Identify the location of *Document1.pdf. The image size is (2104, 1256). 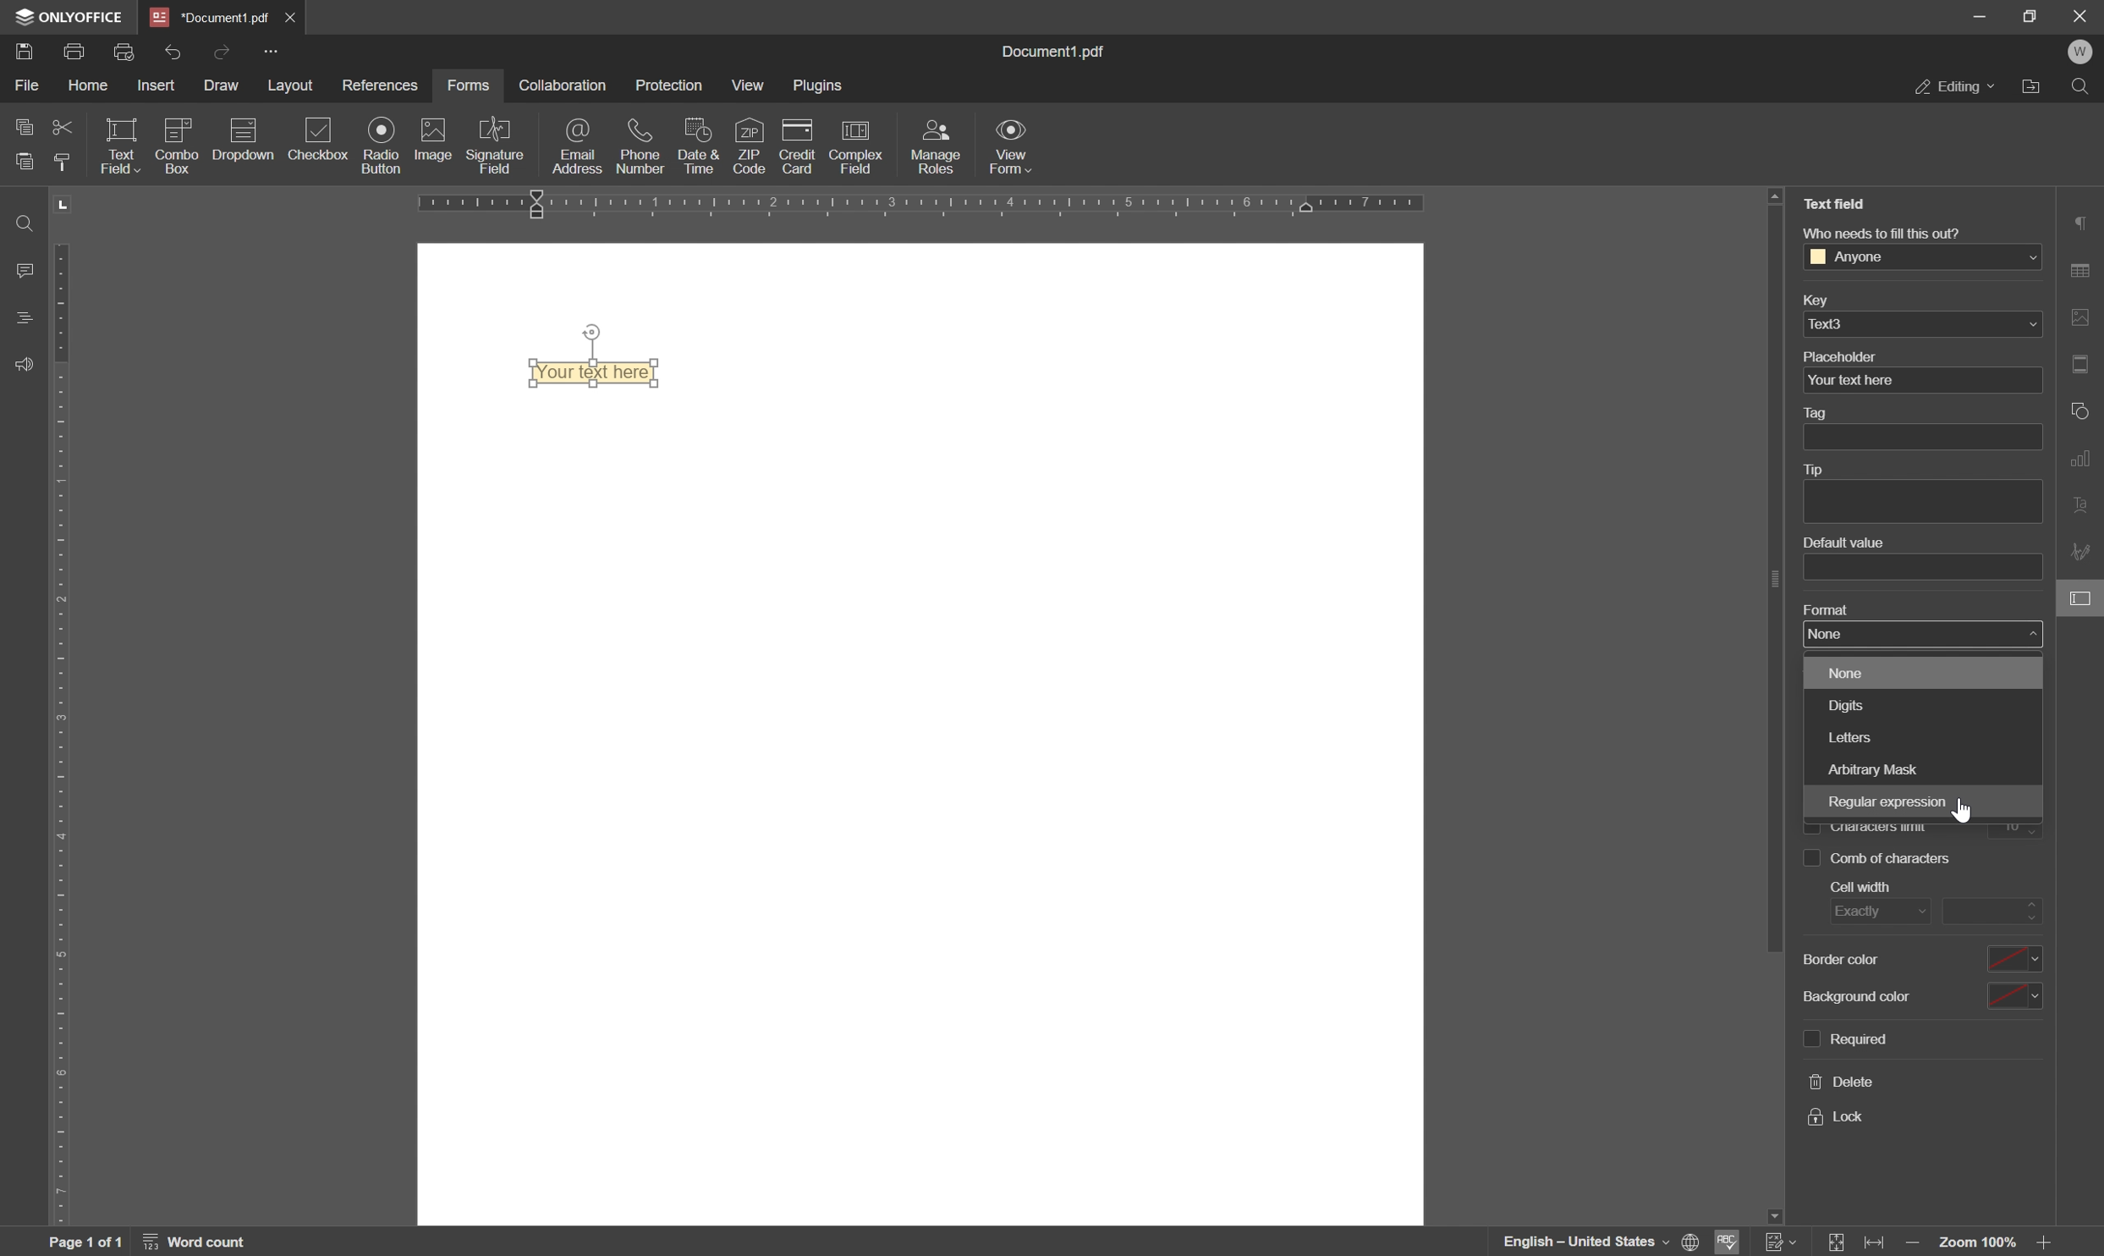
(294, 17).